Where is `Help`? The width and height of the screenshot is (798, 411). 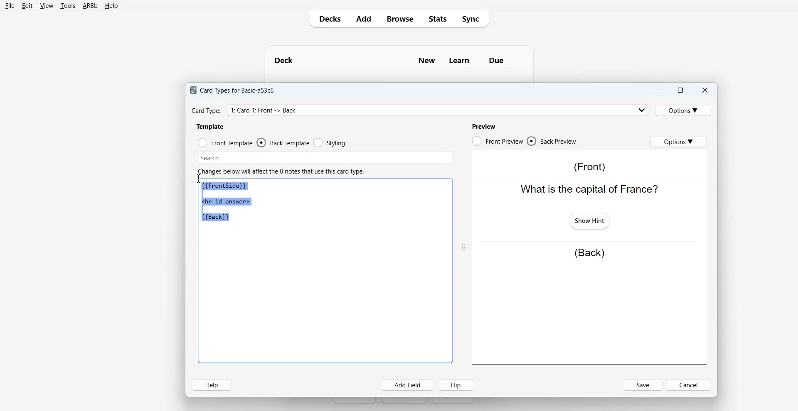
Help is located at coordinates (111, 6).